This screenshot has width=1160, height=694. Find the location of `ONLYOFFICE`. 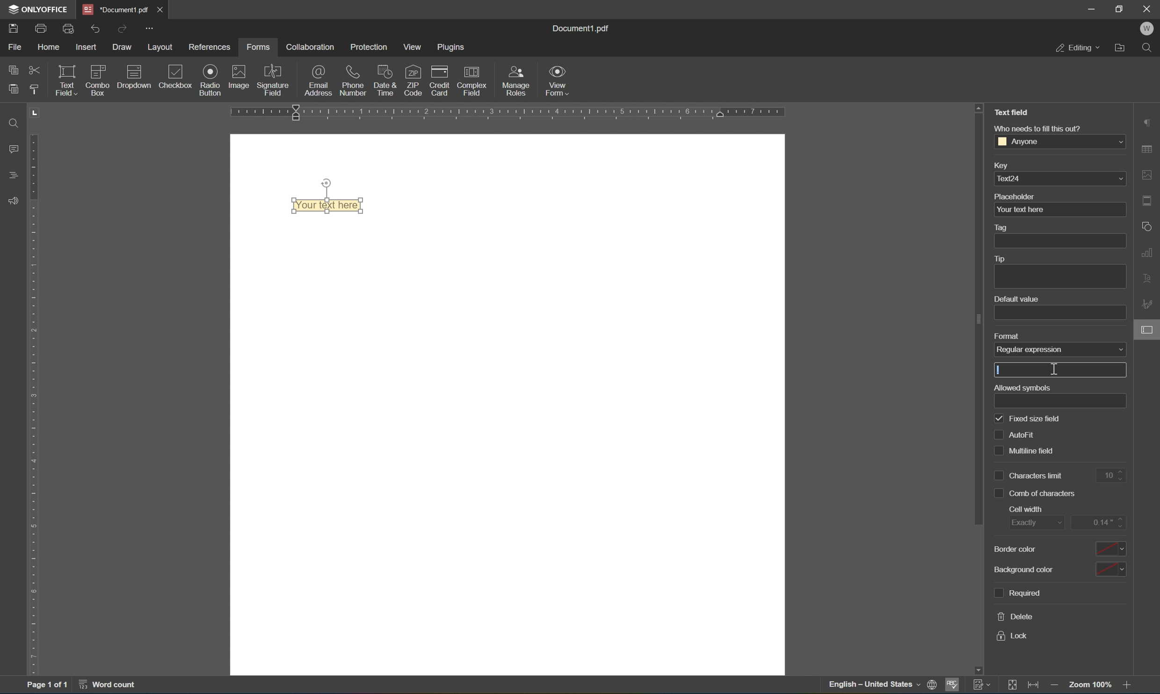

ONLYOFFICE is located at coordinates (38, 9).